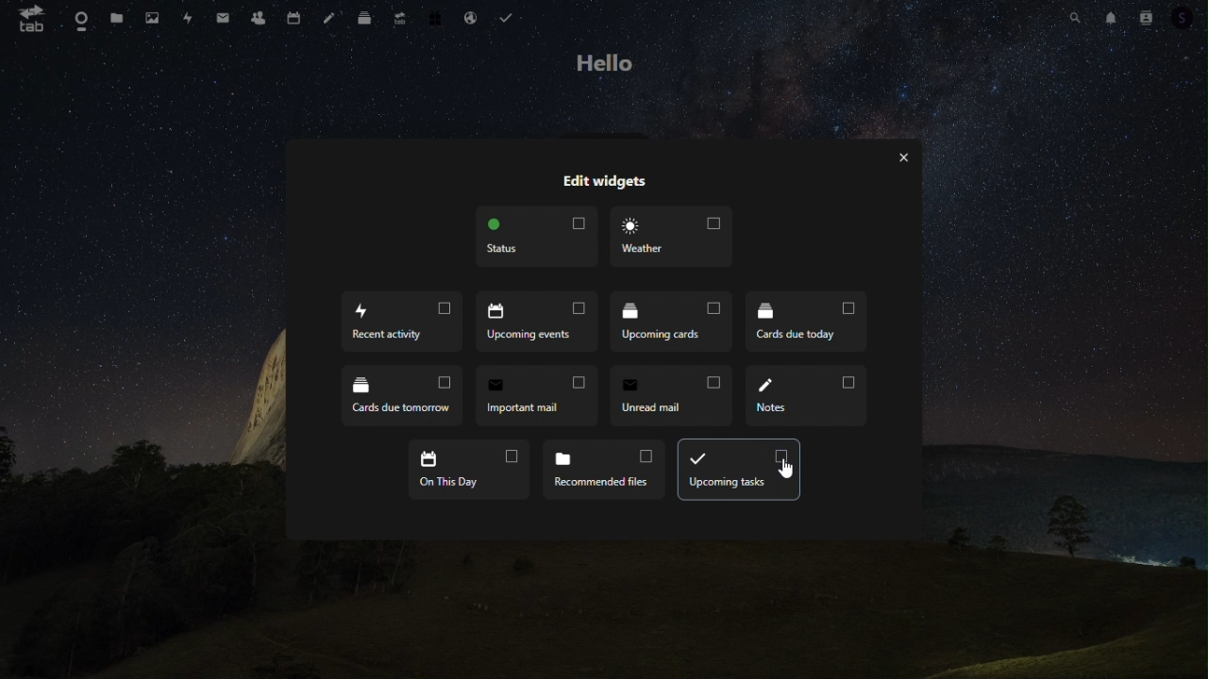 The width and height of the screenshot is (1208, 679). I want to click on Account icon, so click(1184, 18).